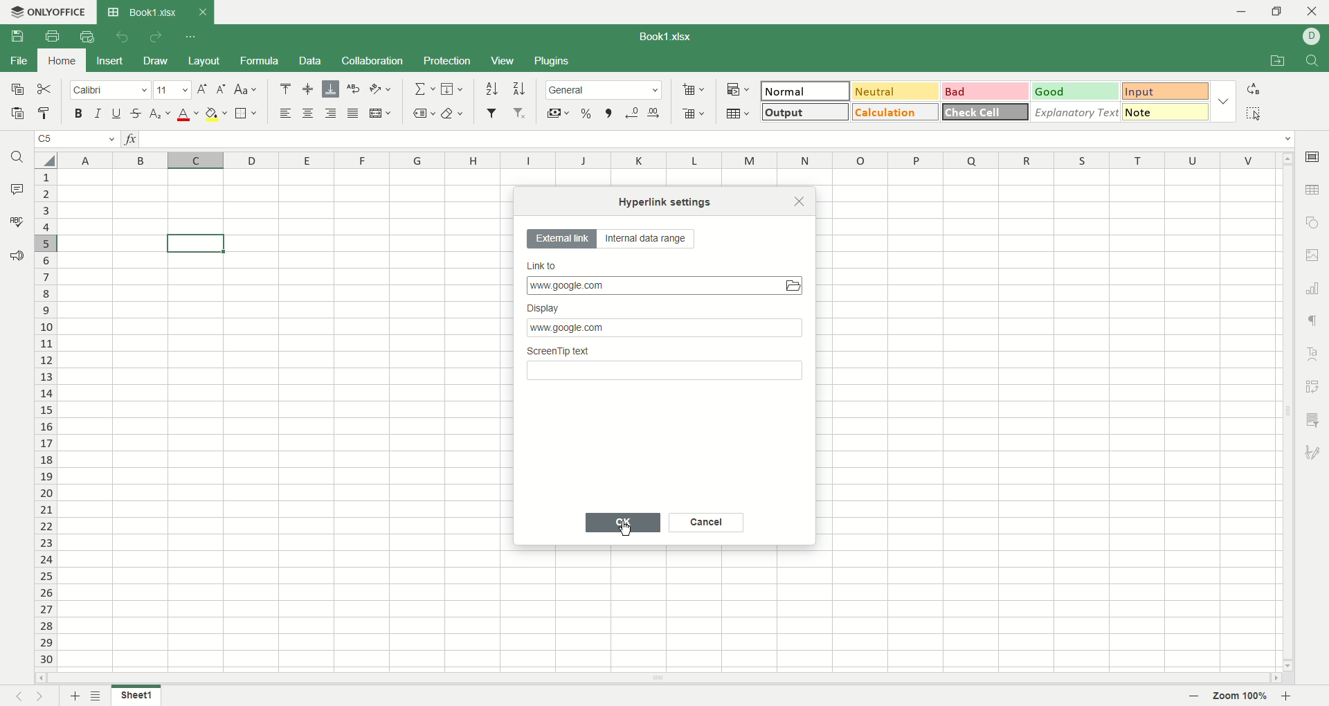 The height and width of the screenshot is (706, 1329). I want to click on selected column, so click(197, 159).